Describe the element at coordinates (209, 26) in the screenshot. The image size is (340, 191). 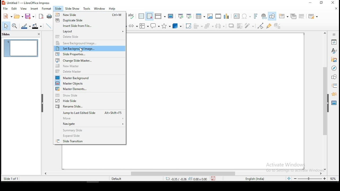
I see `arrange` at that location.